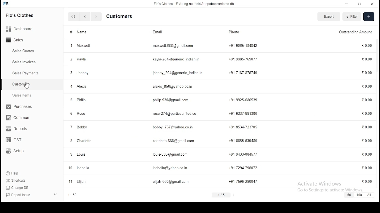 Image resolution: width=380 pixels, height=213 pixels. I want to click on Philip, so click(81, 100).